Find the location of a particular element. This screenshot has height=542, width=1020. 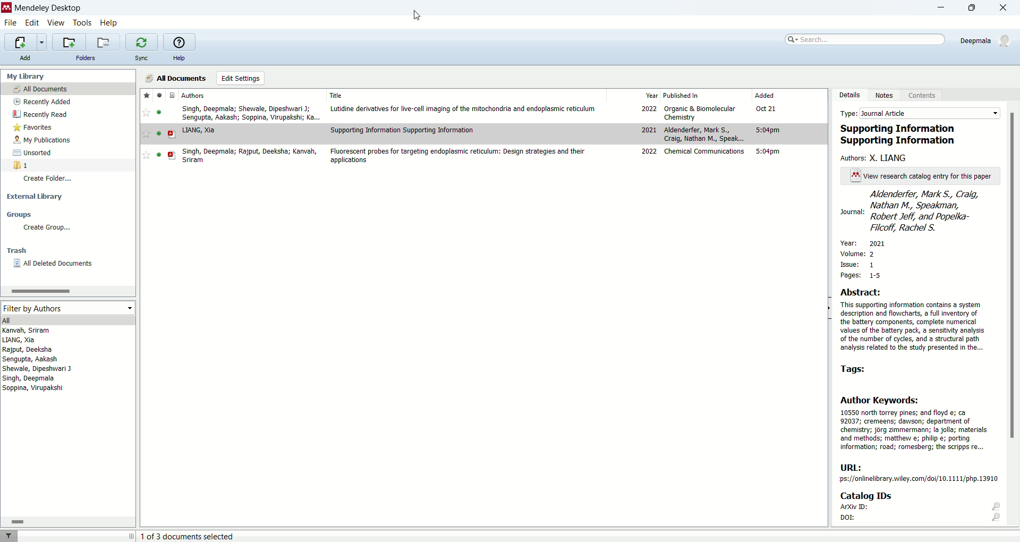

Create group is located at coordinates (46, 228).